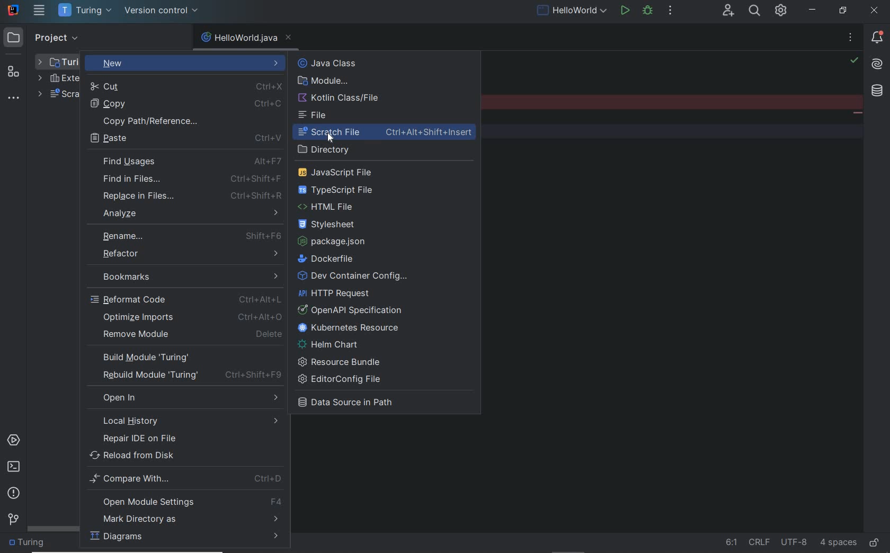  What do you see at coordinates (289, 38) in the screenshot?
I see `close tab` at bounding box center [289, 38].